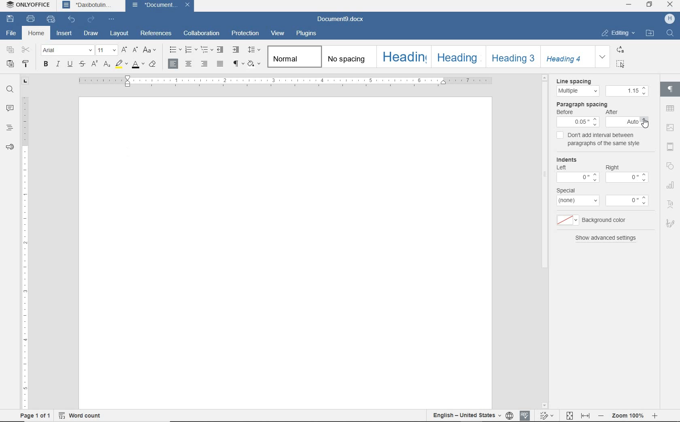  What do you see at coordinates (124, 51) in the screenshot?
I see `increment font size` at bounding box center [124, 51].